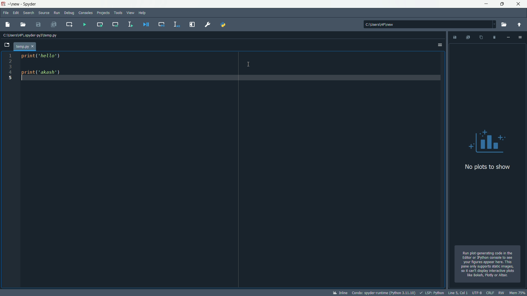  I want to click on crlf, so click(490, 293).